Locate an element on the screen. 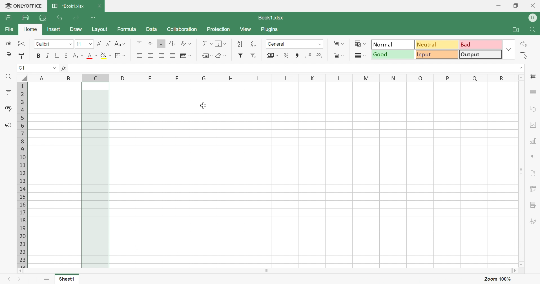  Ascending order is located at coordinates (240, 43).